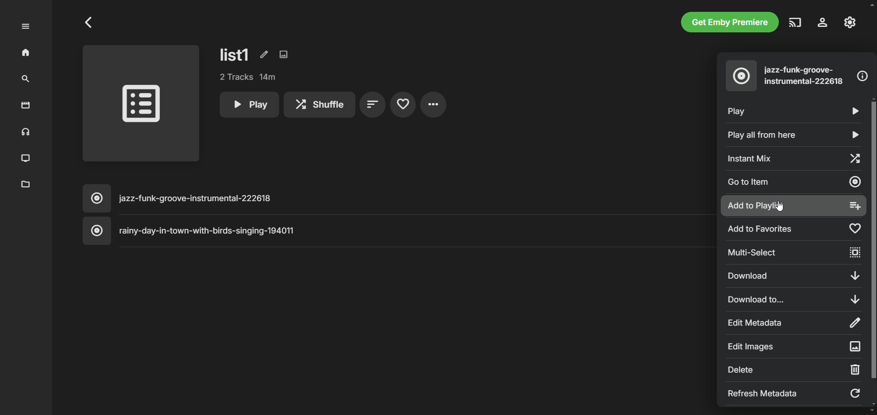 This screenshot has height=415, width=877. I want to click on edit metadata, so click(794, 323).